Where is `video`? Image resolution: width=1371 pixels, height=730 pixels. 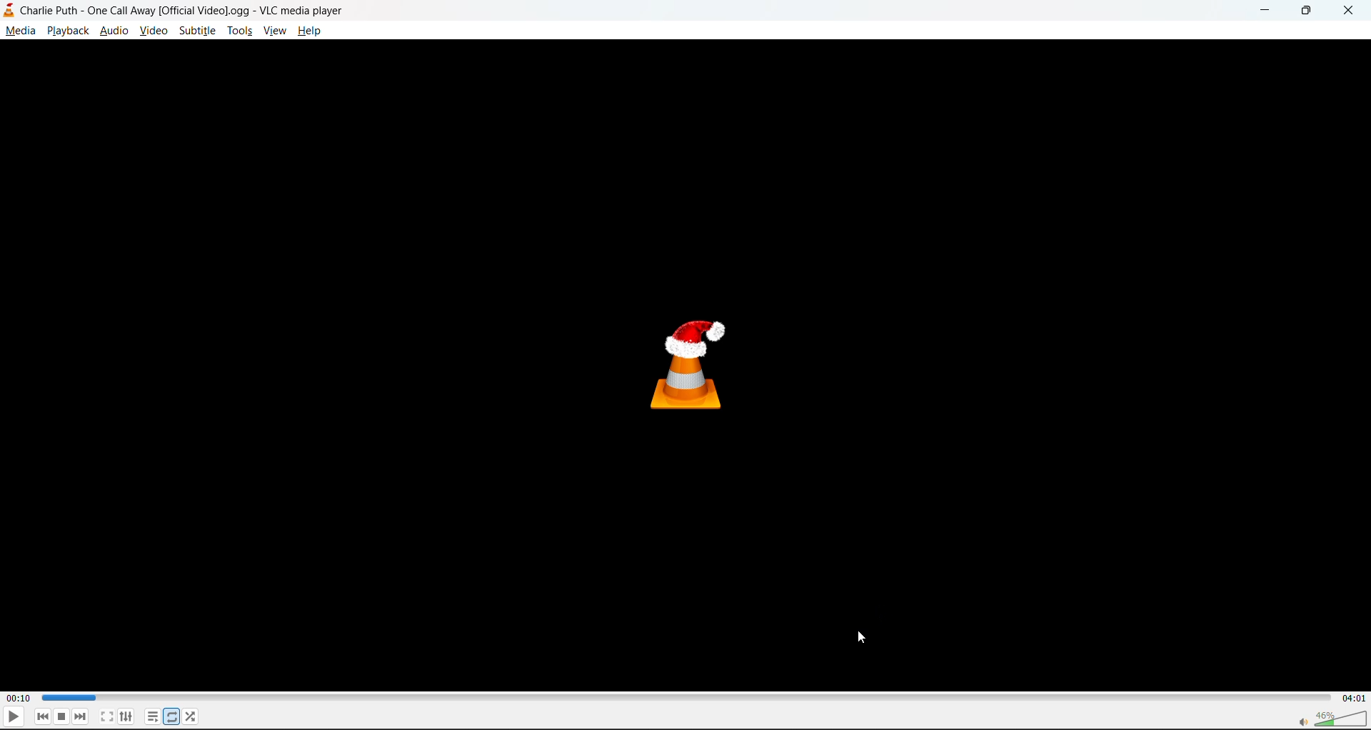 video is located at coordinates (156, 32).